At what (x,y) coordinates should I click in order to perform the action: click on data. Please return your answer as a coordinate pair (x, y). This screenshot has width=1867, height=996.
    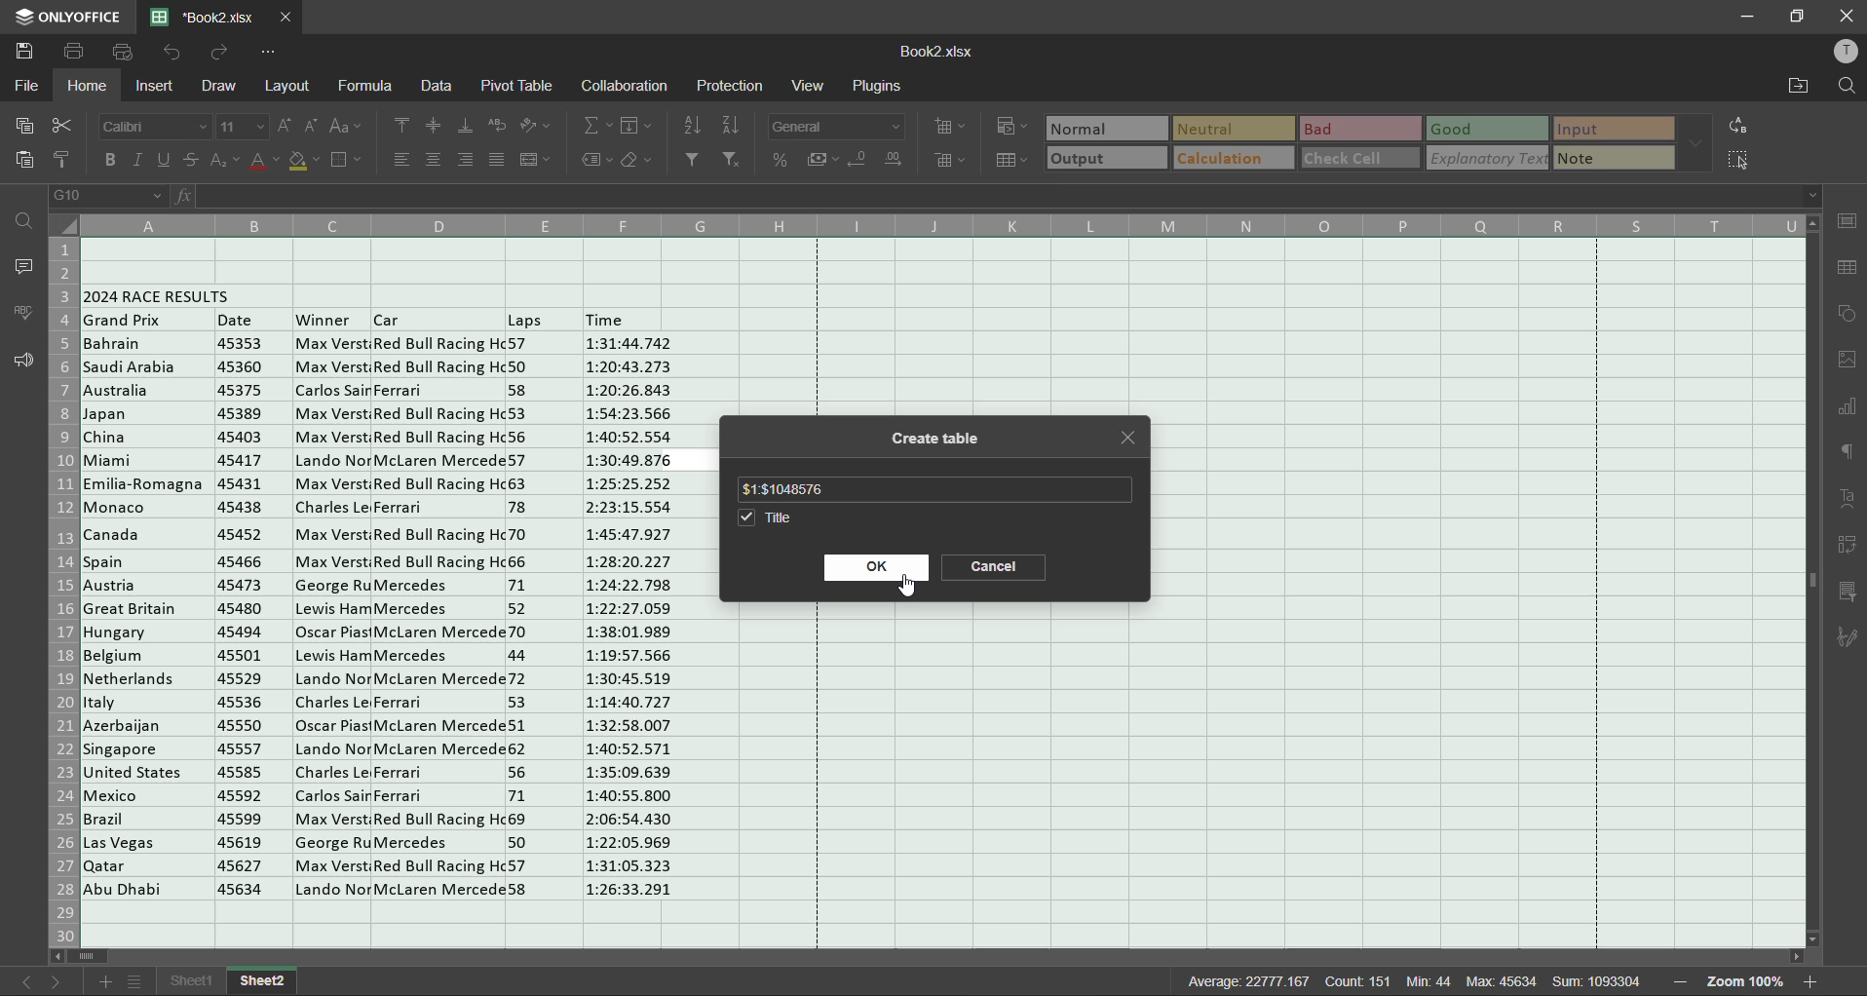
    Looking at the image, I should click on (435, 89).